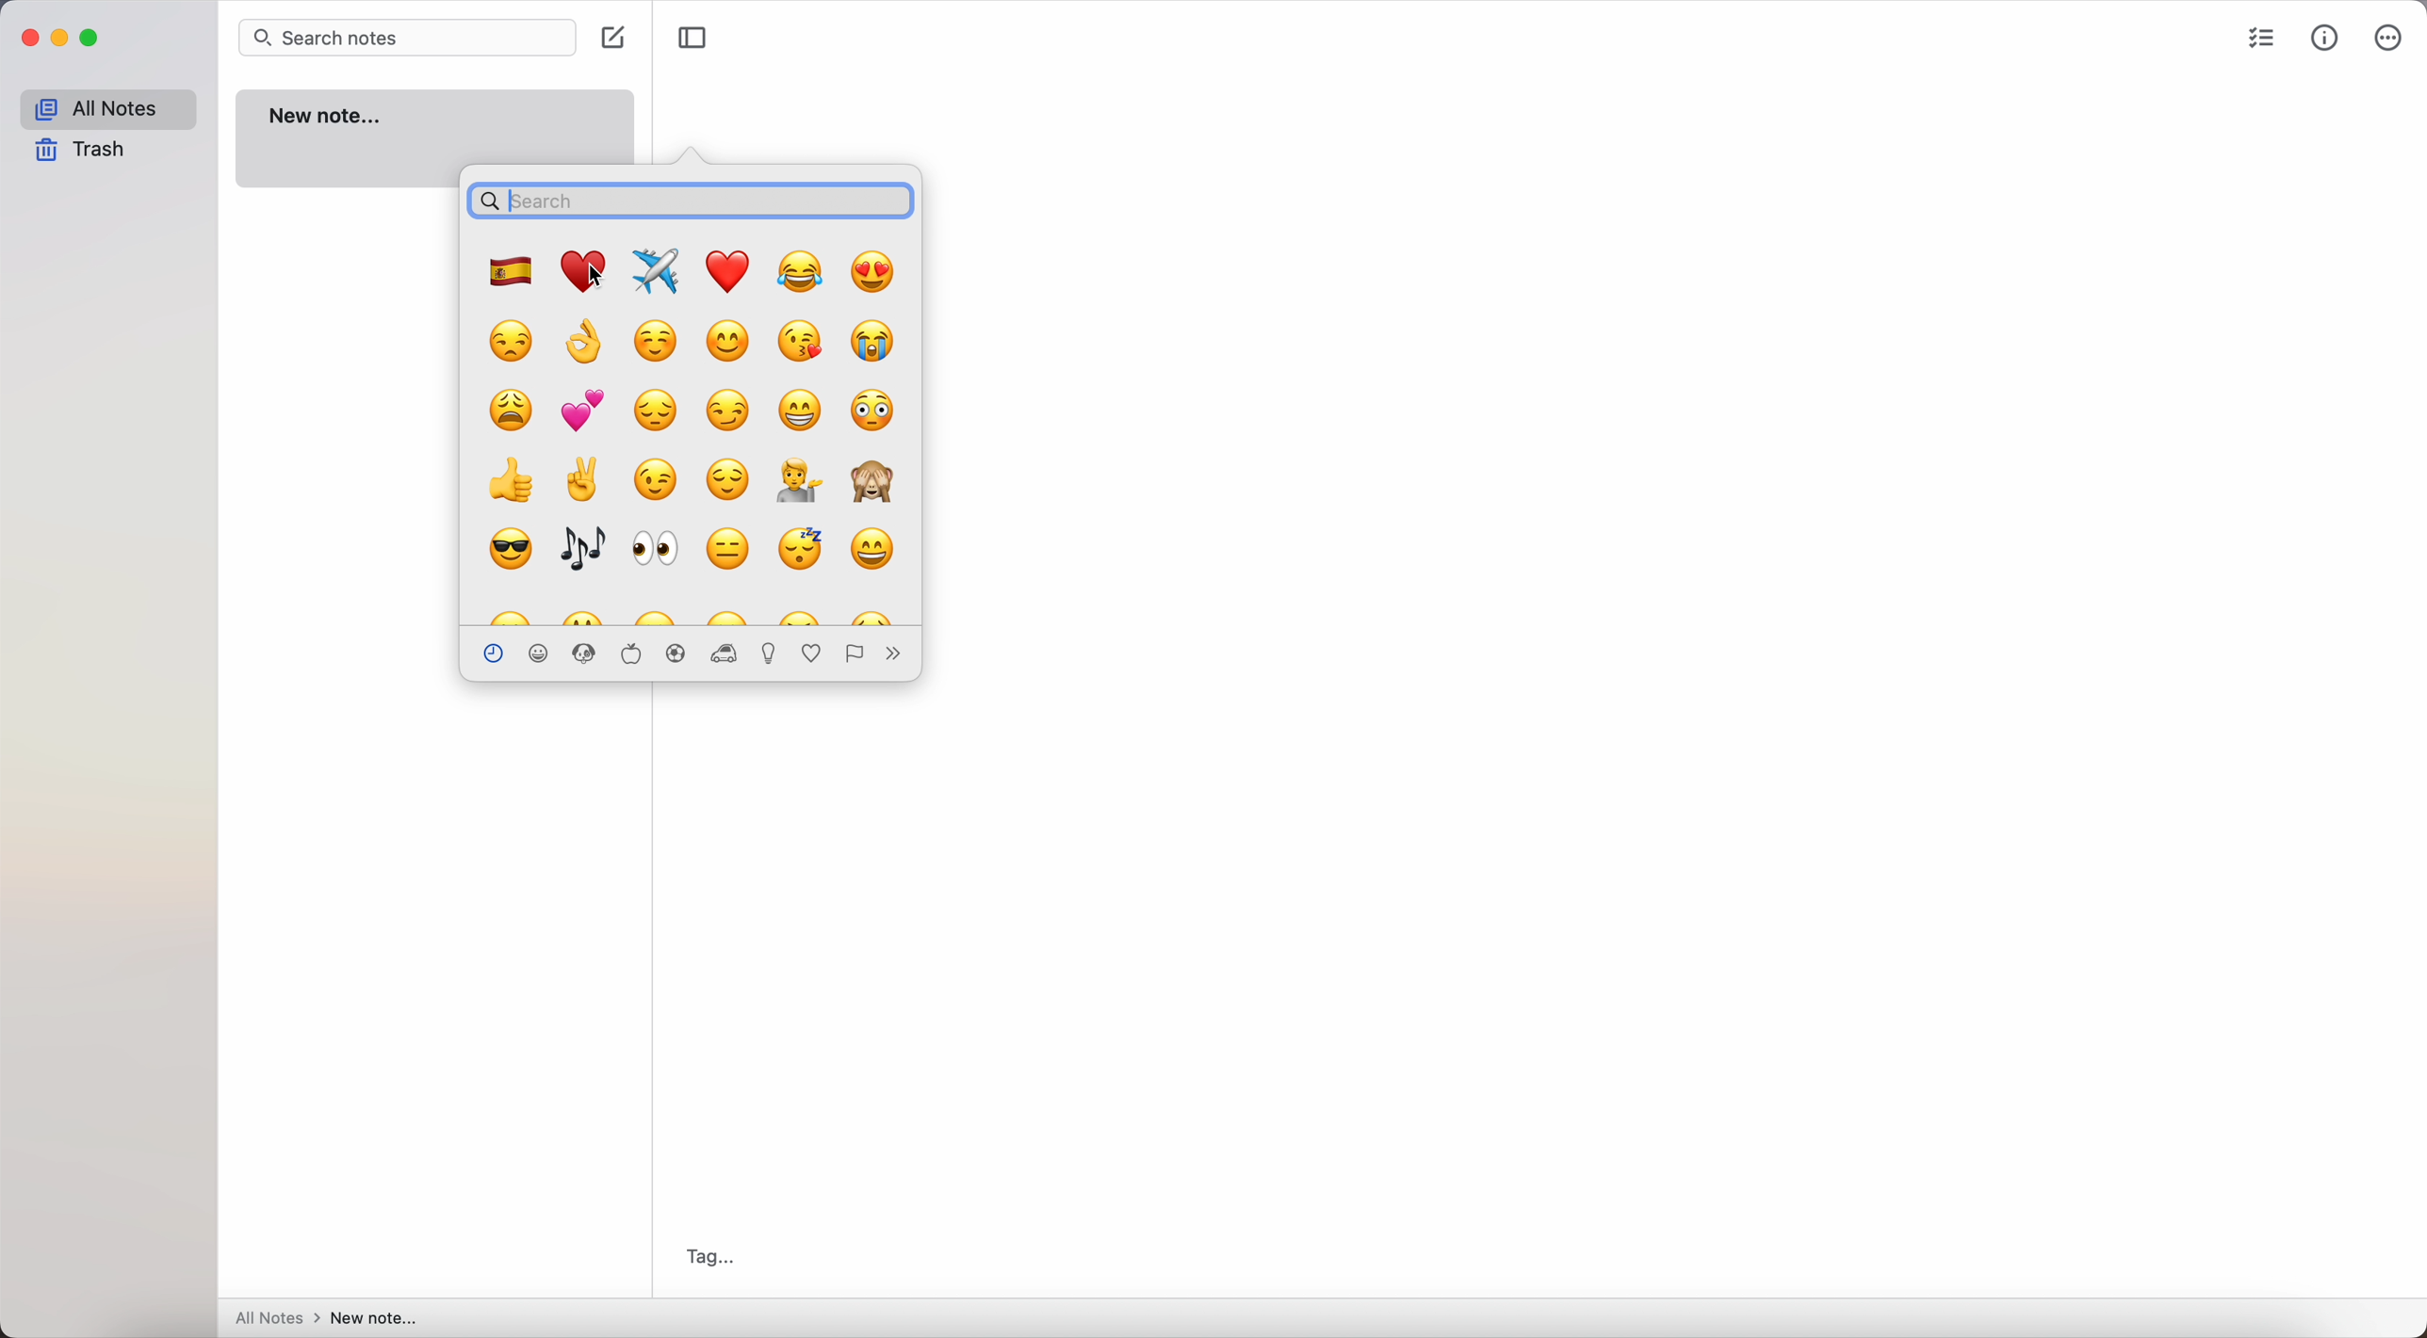  What do you see at coordinates (803, 549) in the screenshot?
I see `emoji` at bounding box center [803, 549].